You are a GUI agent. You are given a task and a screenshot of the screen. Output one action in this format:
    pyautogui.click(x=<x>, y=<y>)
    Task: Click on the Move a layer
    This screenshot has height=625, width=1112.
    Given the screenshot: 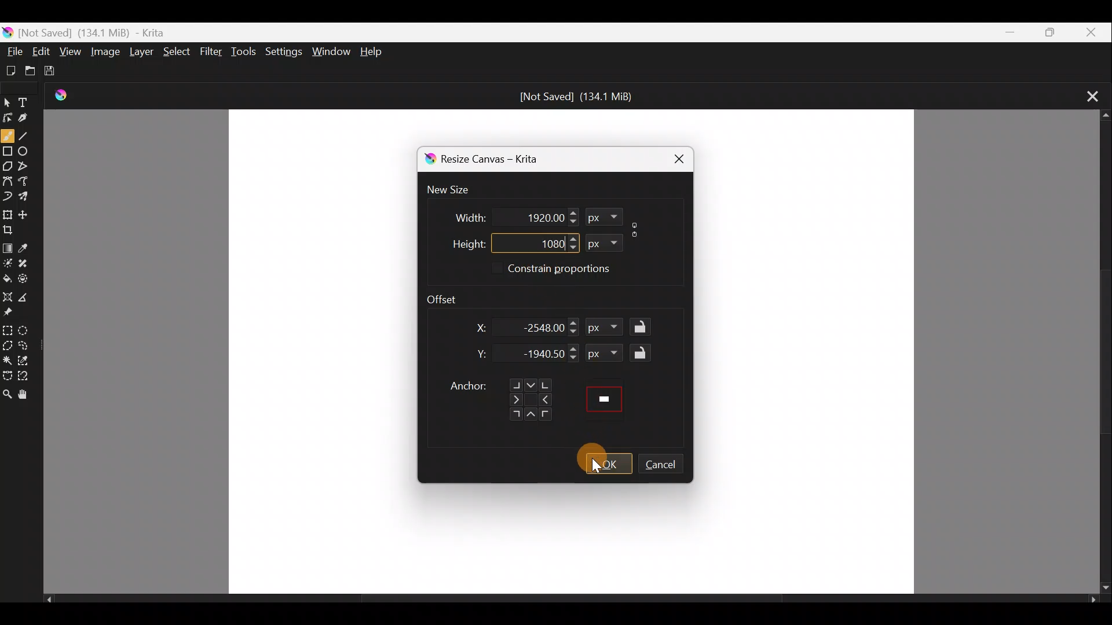 What is the action you would take?
    pyautogui.click(x=28, y=214)
    